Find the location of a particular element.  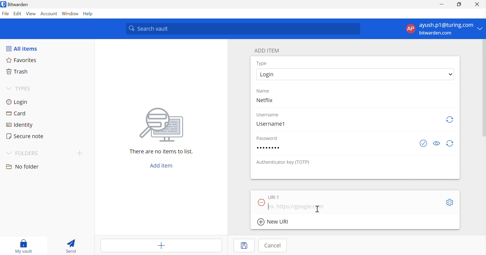

Add folder is located at coordinates (80, 153).